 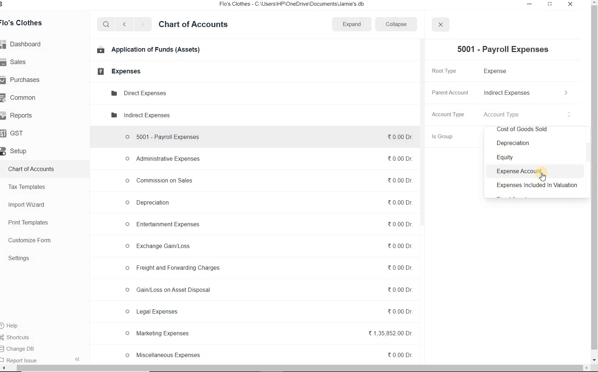 I want to click on Account Type, so click(x=528, y=114).